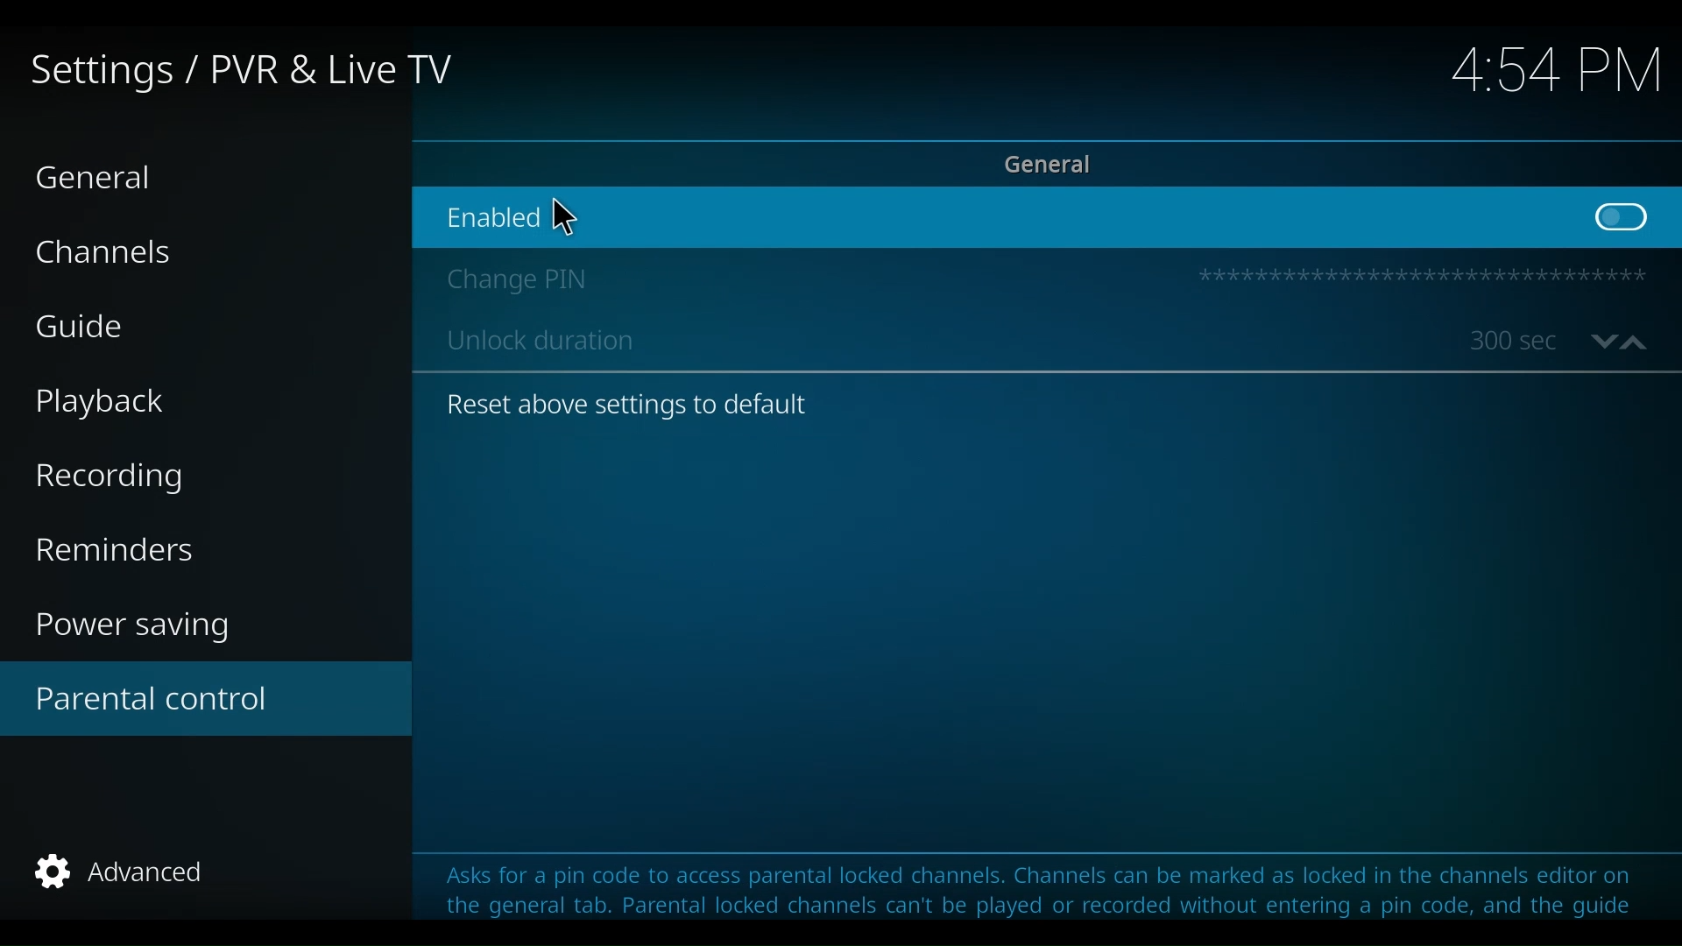 This screenshot has width=1682, height=946. What do you see at coordinates (567, 215) in the screenshot?
I see `Cursor` at bounding box center [567, 215].